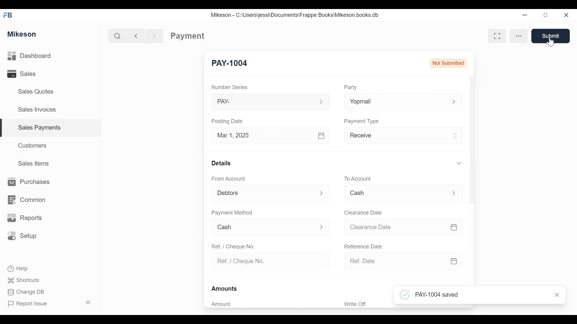 This screenshot has width=577, height=324. I want to click on Amounts, so click(226, 287).